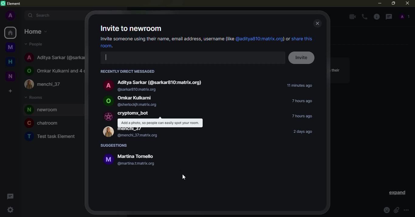  What do you see at coordinates (131, 133) in the screenshot?
I see `menchi_37 @menchi_37matrix.org` at bounding box center [131, 133].